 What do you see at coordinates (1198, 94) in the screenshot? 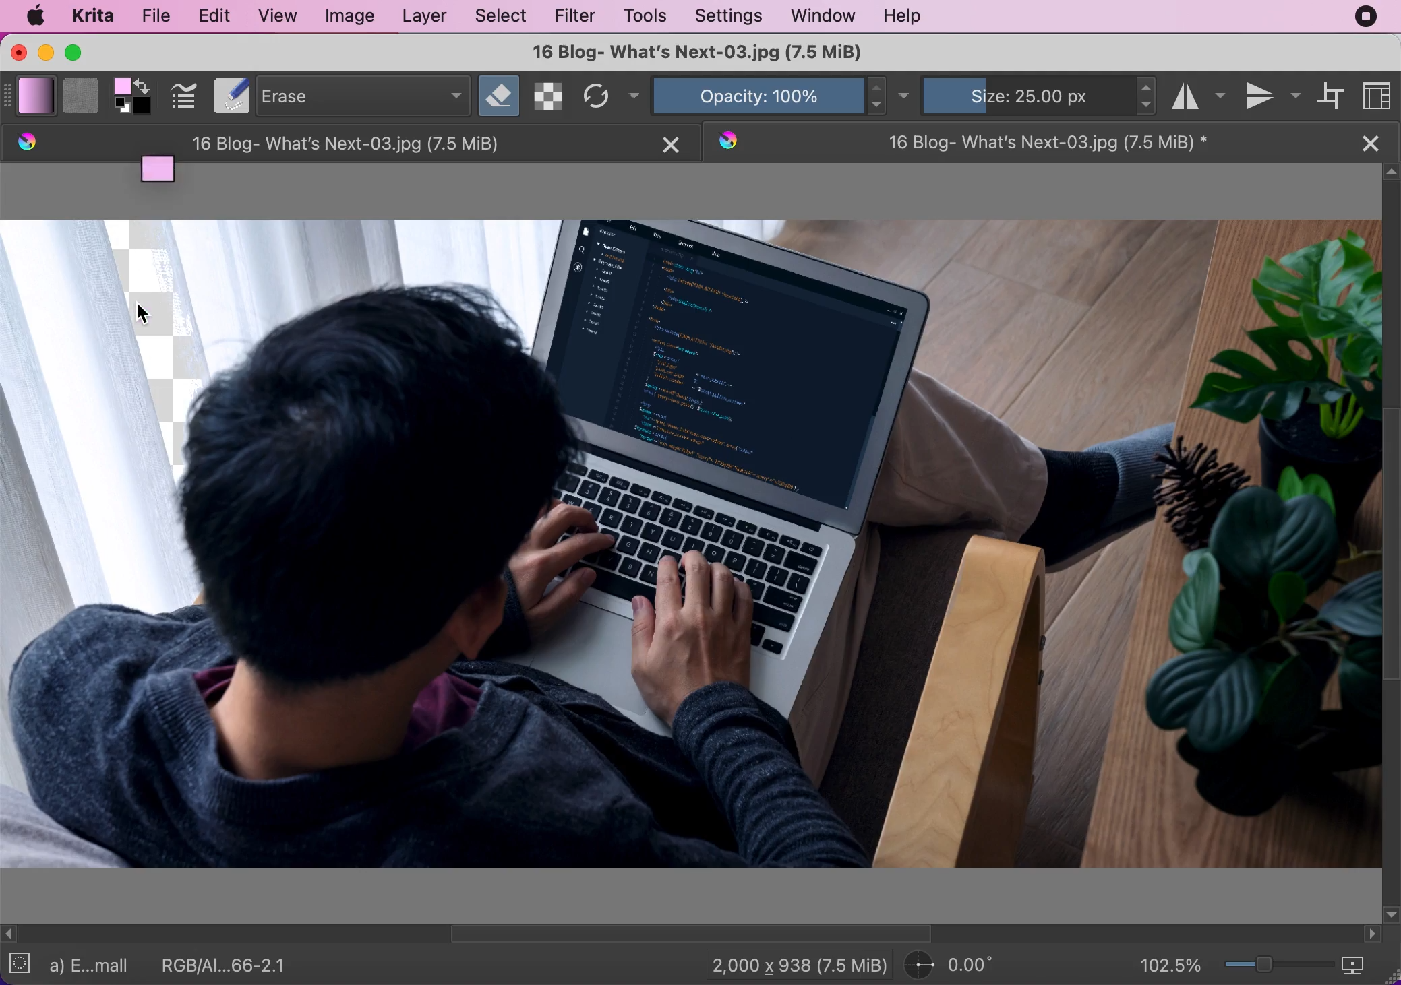
I see `horizontal mirror tool` at bounding box center [1198, 94].